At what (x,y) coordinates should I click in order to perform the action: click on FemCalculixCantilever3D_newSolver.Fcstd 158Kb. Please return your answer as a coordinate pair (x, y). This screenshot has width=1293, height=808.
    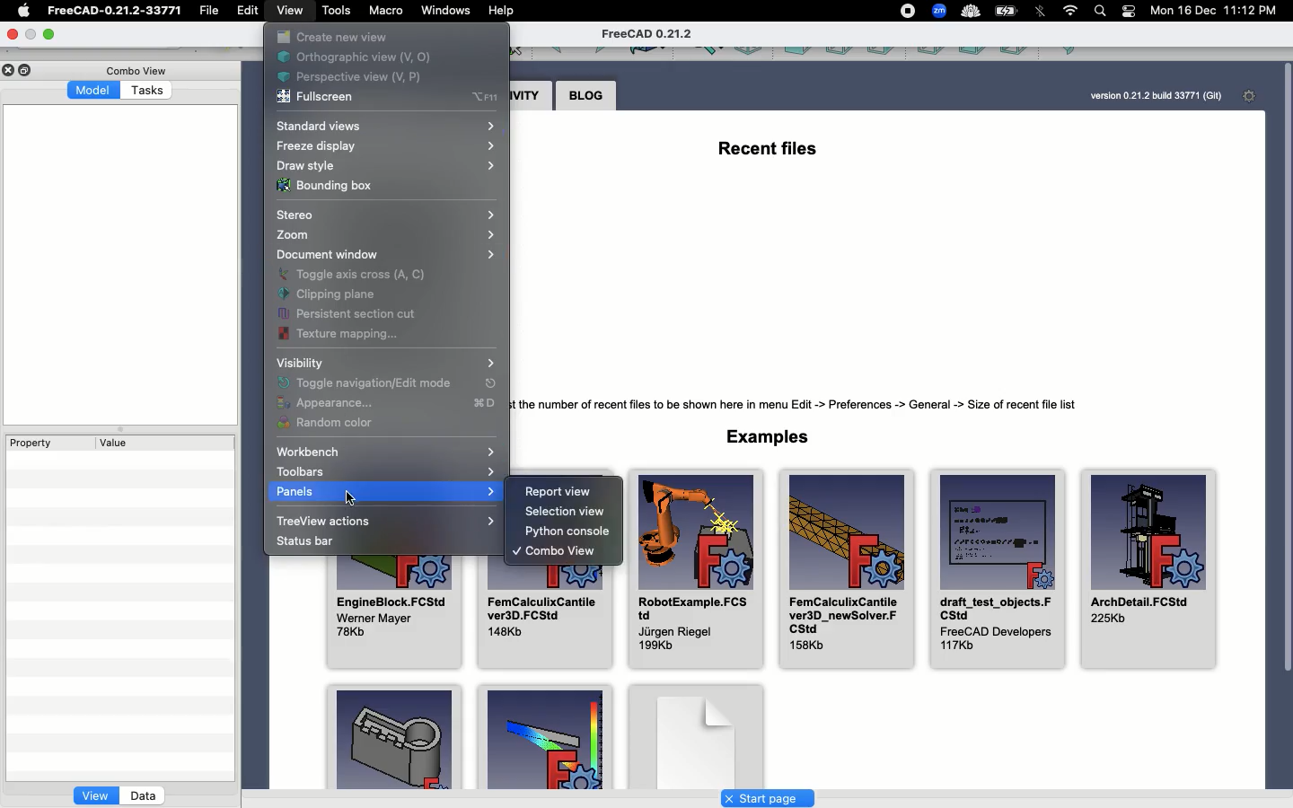
    Looking at the image, I should click on (849, 570).